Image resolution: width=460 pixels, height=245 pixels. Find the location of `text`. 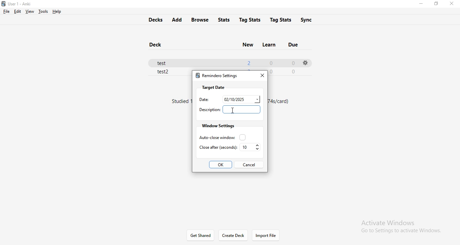

text is located at coordinates (278, 101).